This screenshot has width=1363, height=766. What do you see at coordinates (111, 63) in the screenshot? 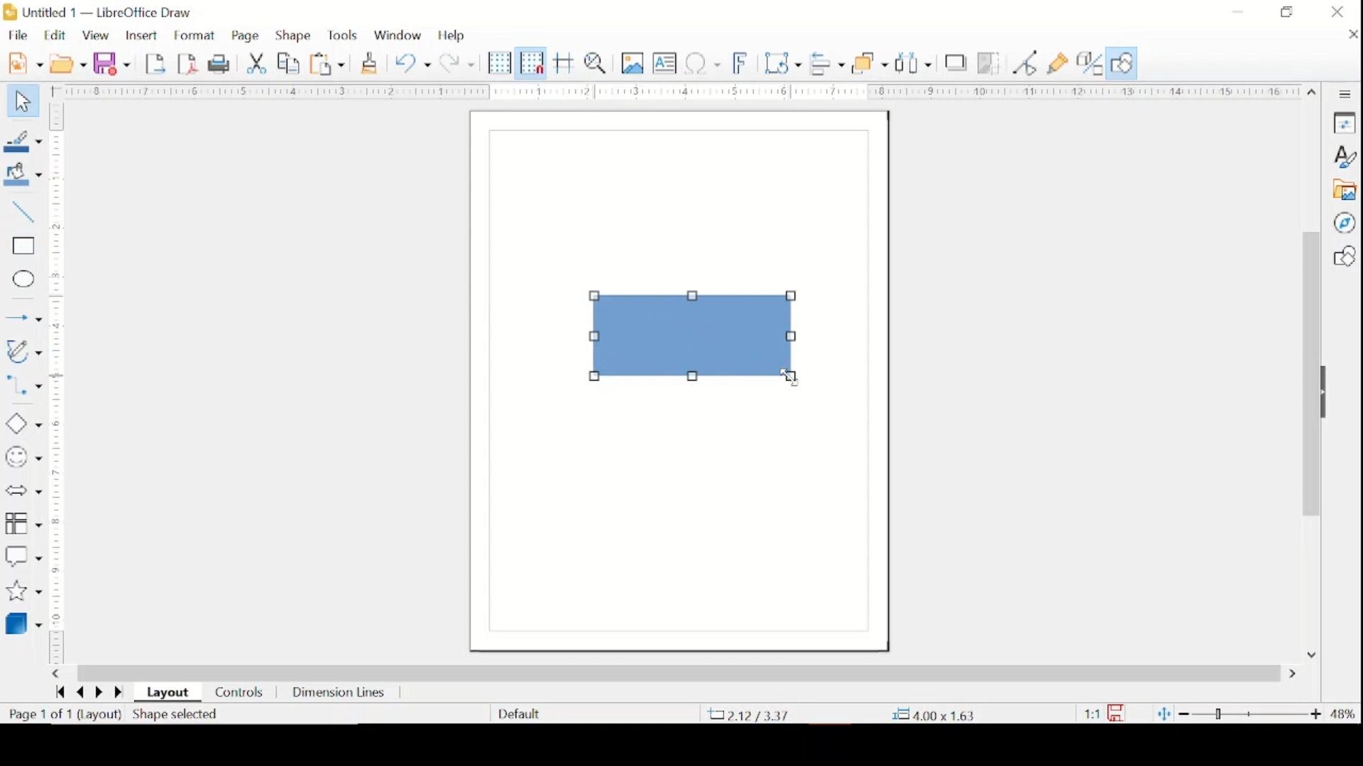
I see `save` at bounding box center [111, 63].